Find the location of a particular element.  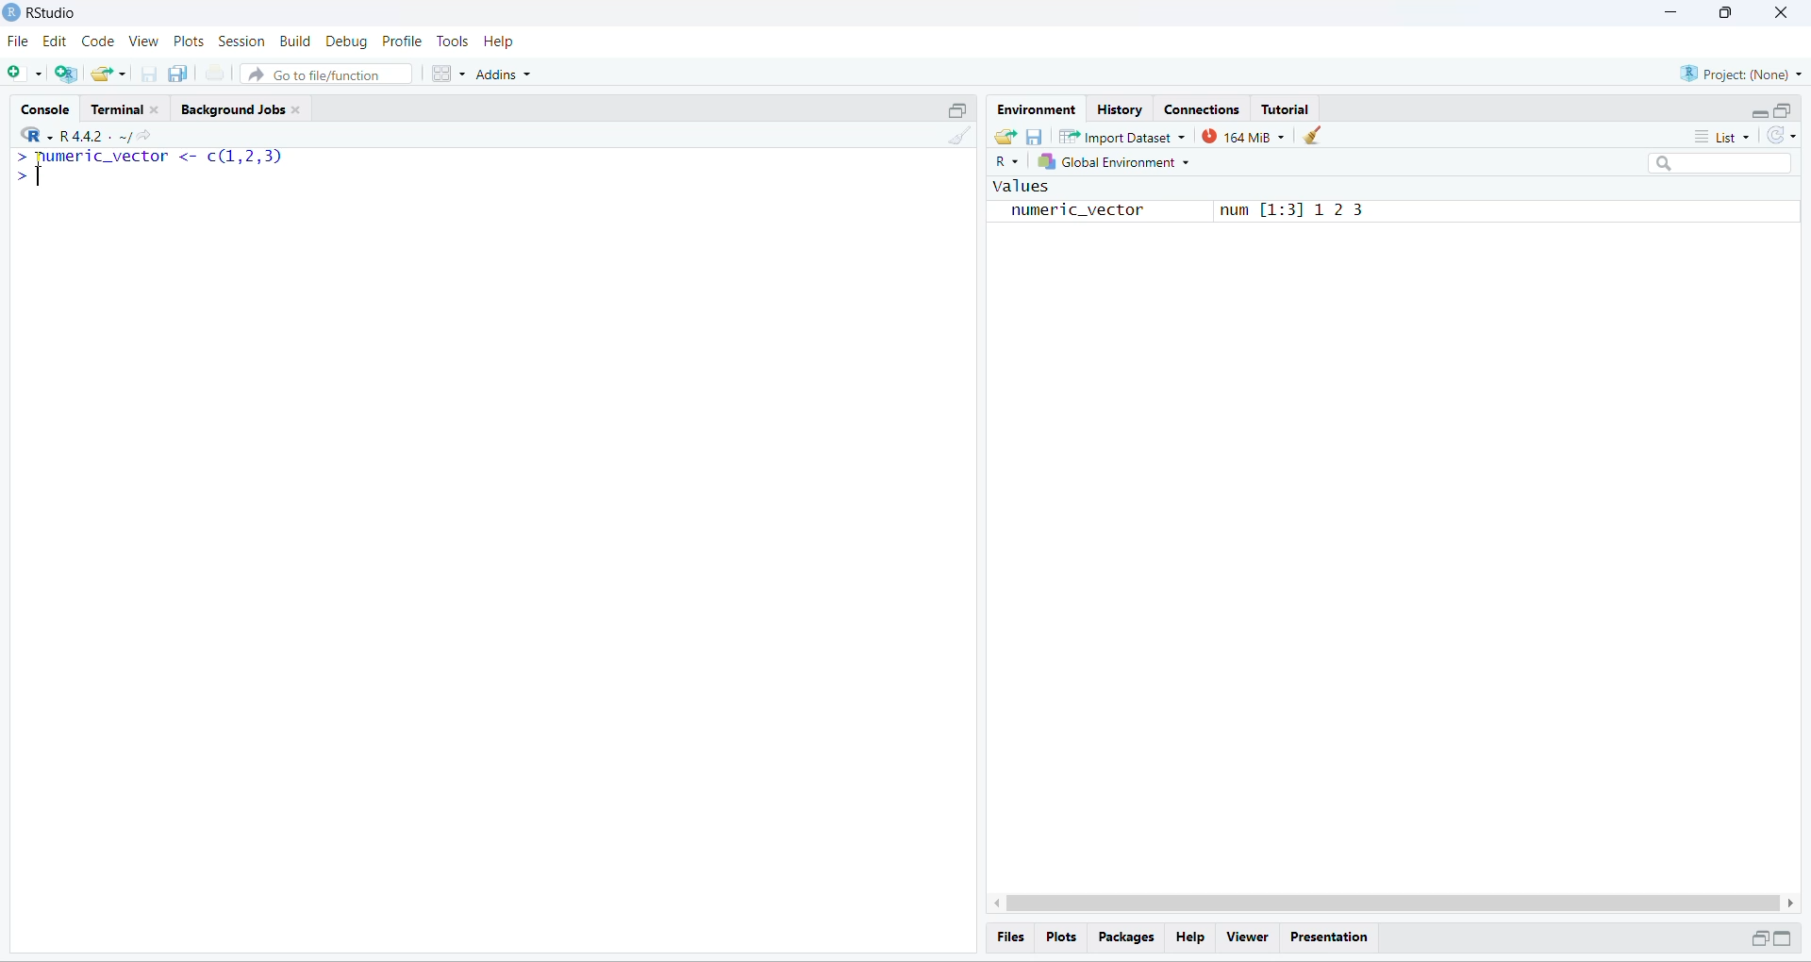

Connections is located at coordinates (1201, 108).